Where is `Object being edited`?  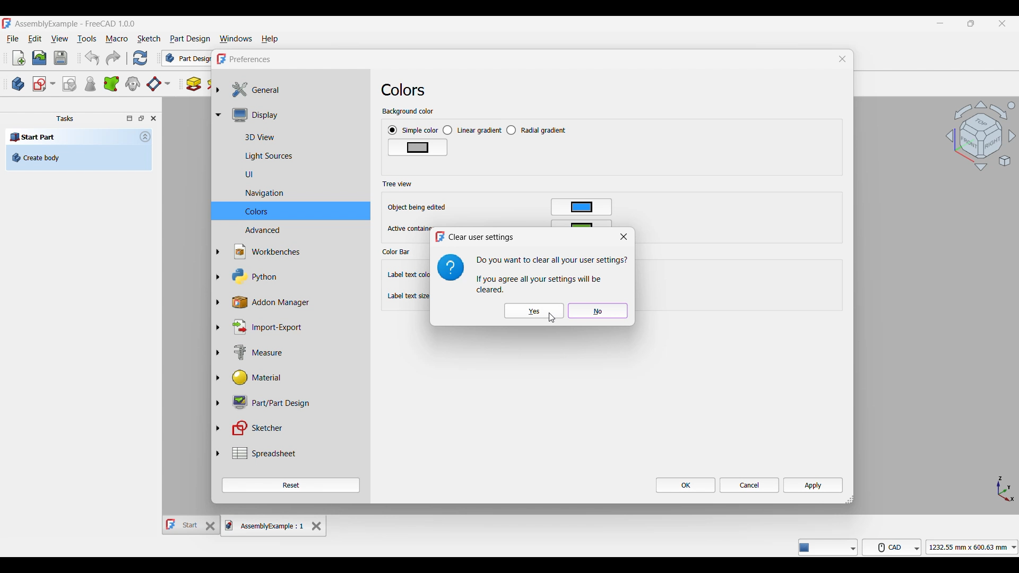 Object being edited is located at coordinates (418, 207).